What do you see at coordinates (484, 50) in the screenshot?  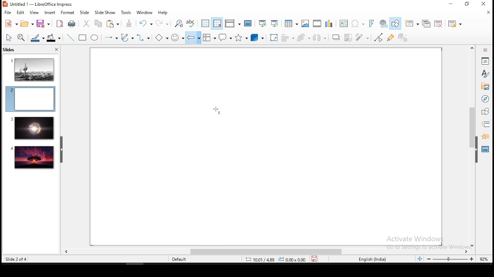 I see `` at bounding box center [484, 50].